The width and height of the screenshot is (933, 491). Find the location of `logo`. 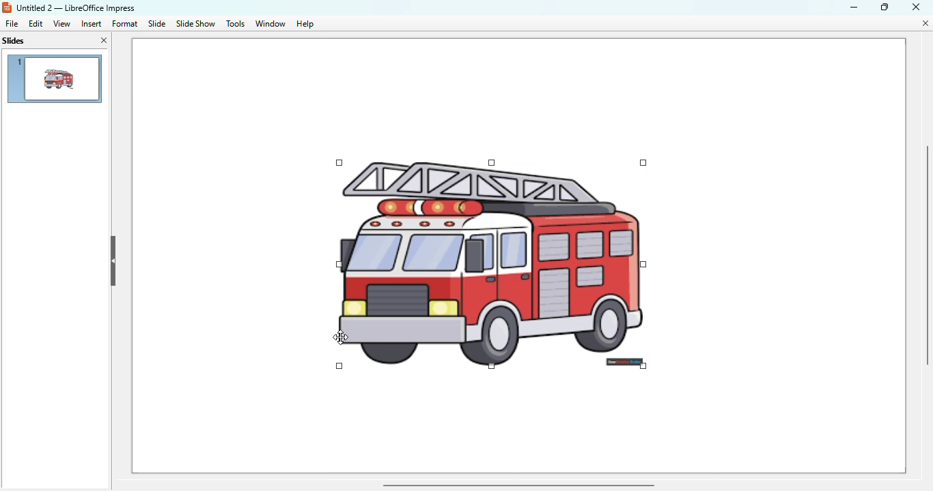

logo is located at coordinates (6, 8).